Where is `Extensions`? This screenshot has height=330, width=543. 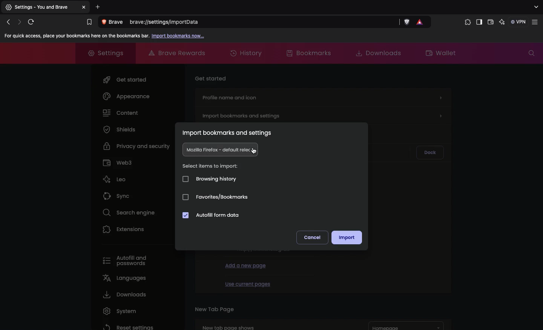 Extensions is located at coordinates (466, 22).